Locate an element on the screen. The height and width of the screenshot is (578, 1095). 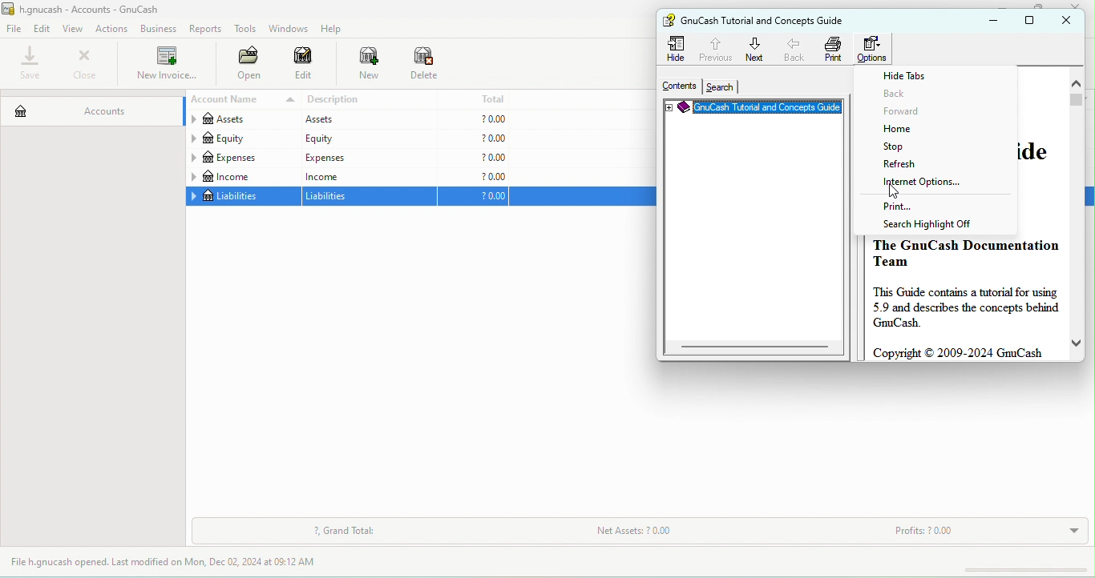
close is located at coordinates (84, 64).